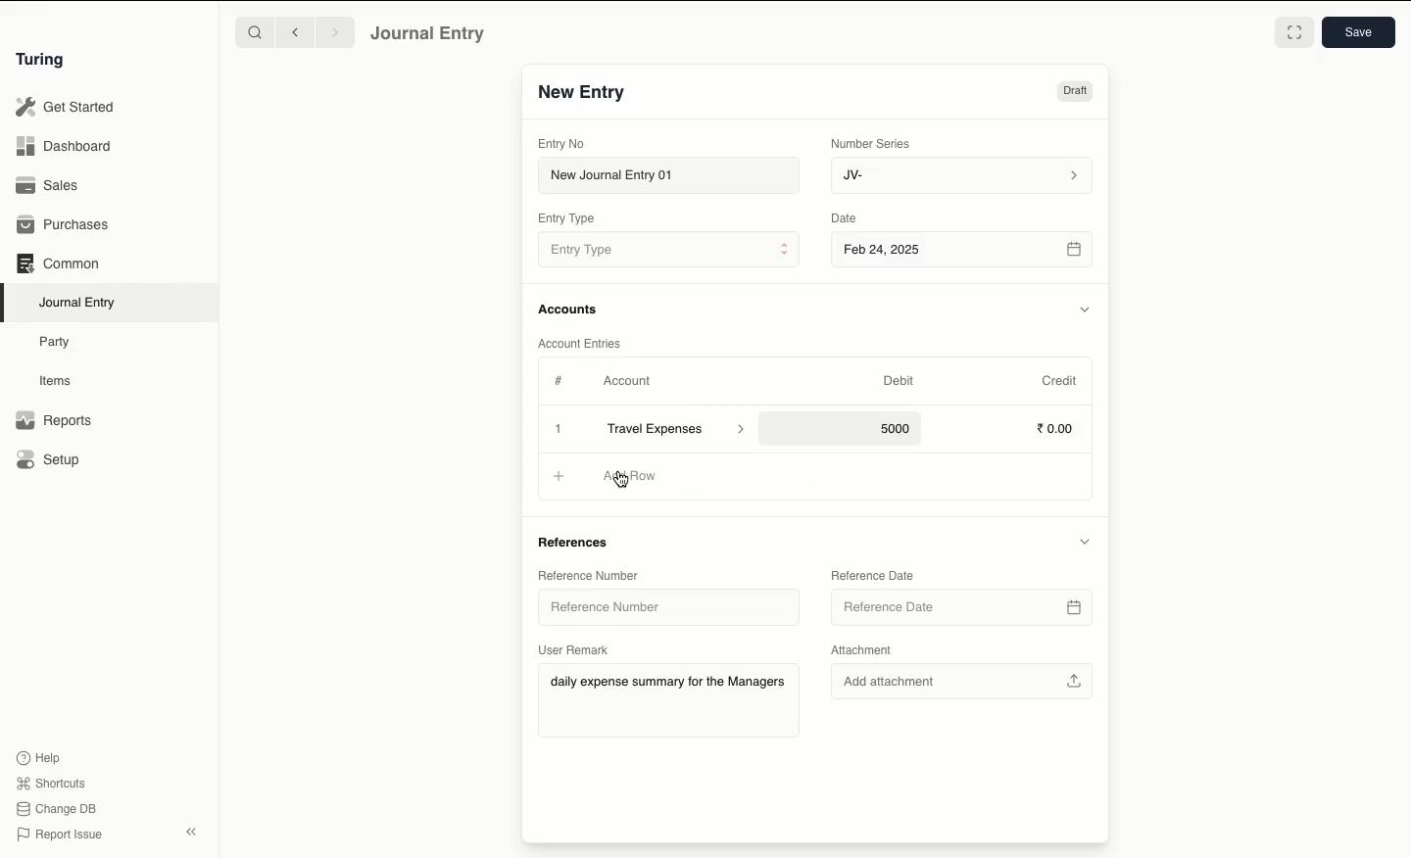  What do you see at coordinates (581, 541) in the screenshot?
I see `References` at bounding box center [581, 541].